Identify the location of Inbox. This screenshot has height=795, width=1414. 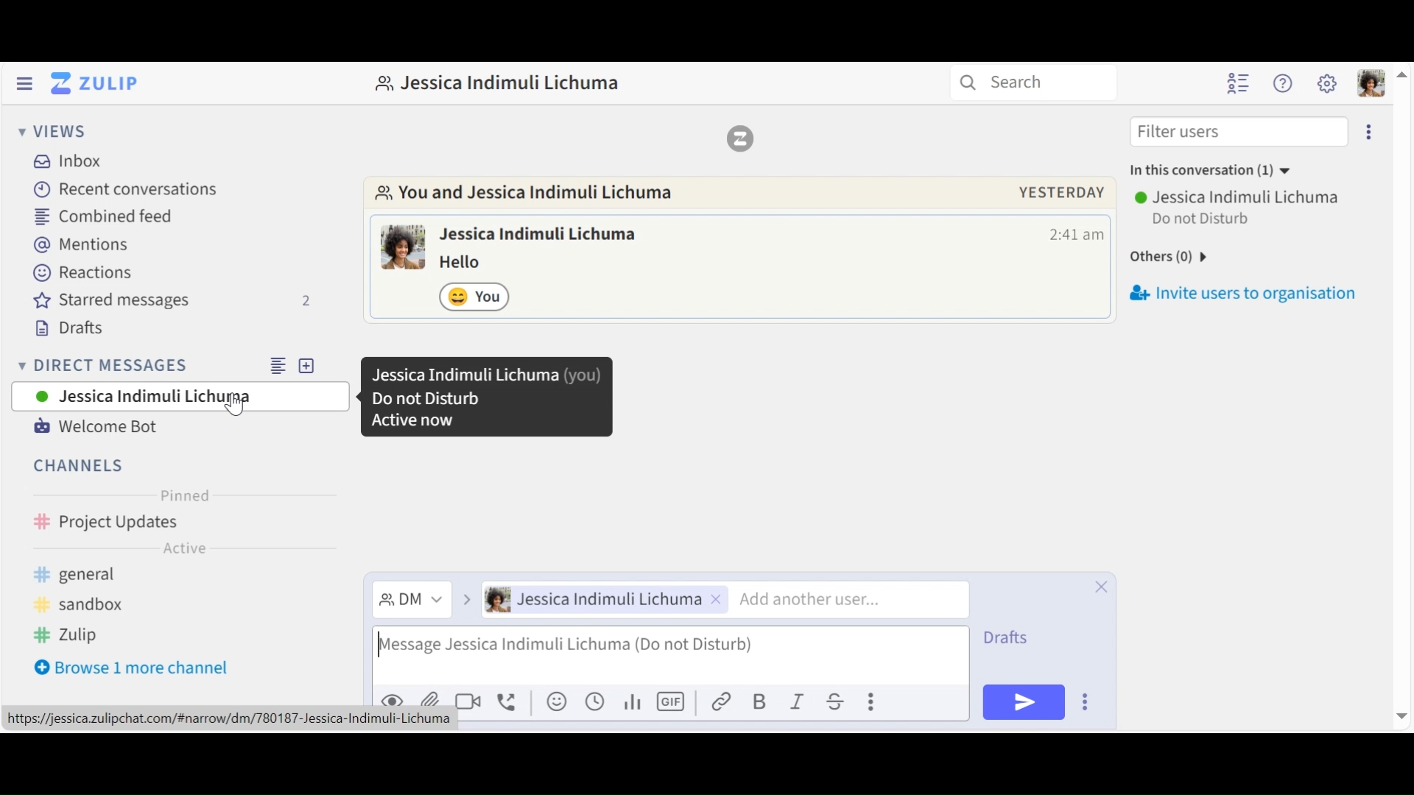
(68, 160).